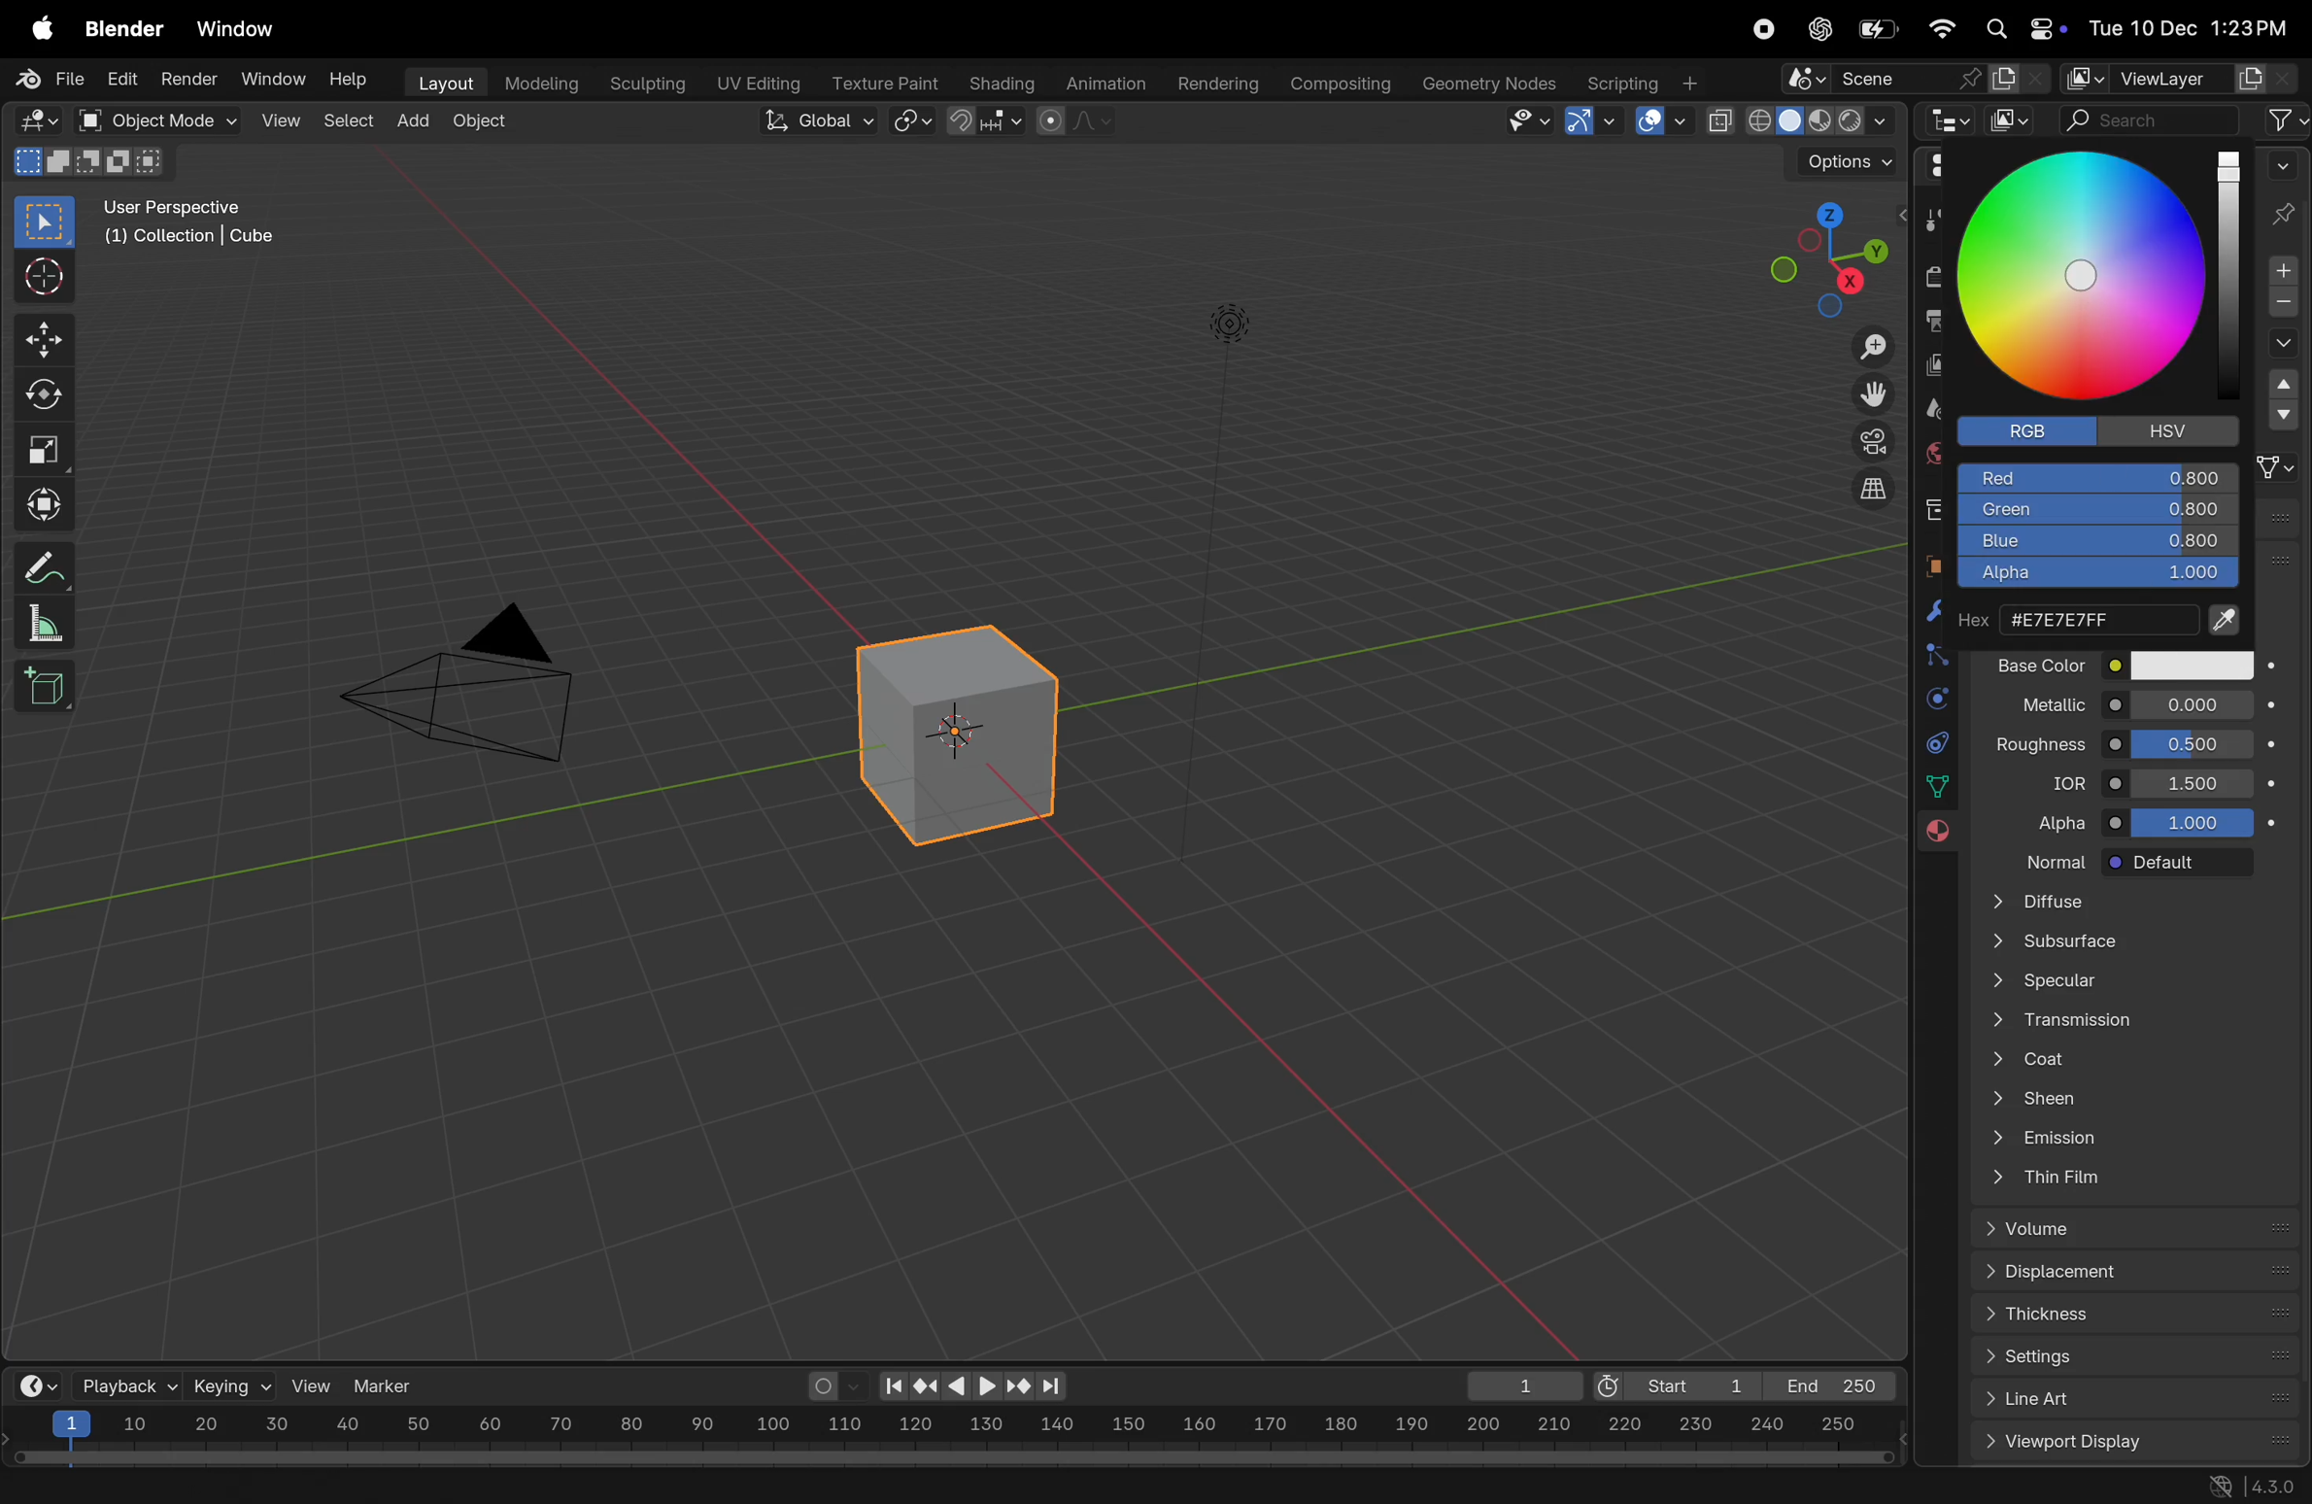 The height and width of the screenshot is (1504, 2312). I want to click on thickness, so click(2139, 1318).